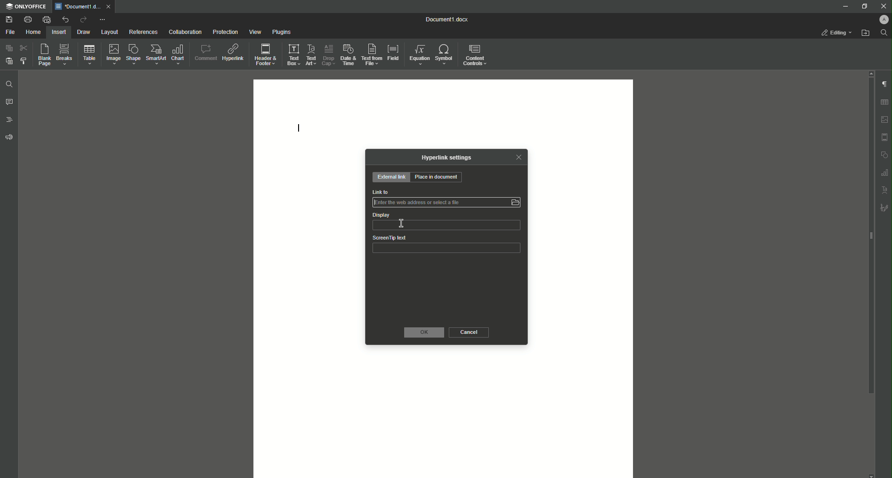 This screenshot has width=892, height=478. What do you see at coordinates (863, 7) in the screenshot?
I see `Restore` at bounding box center [863, 7].